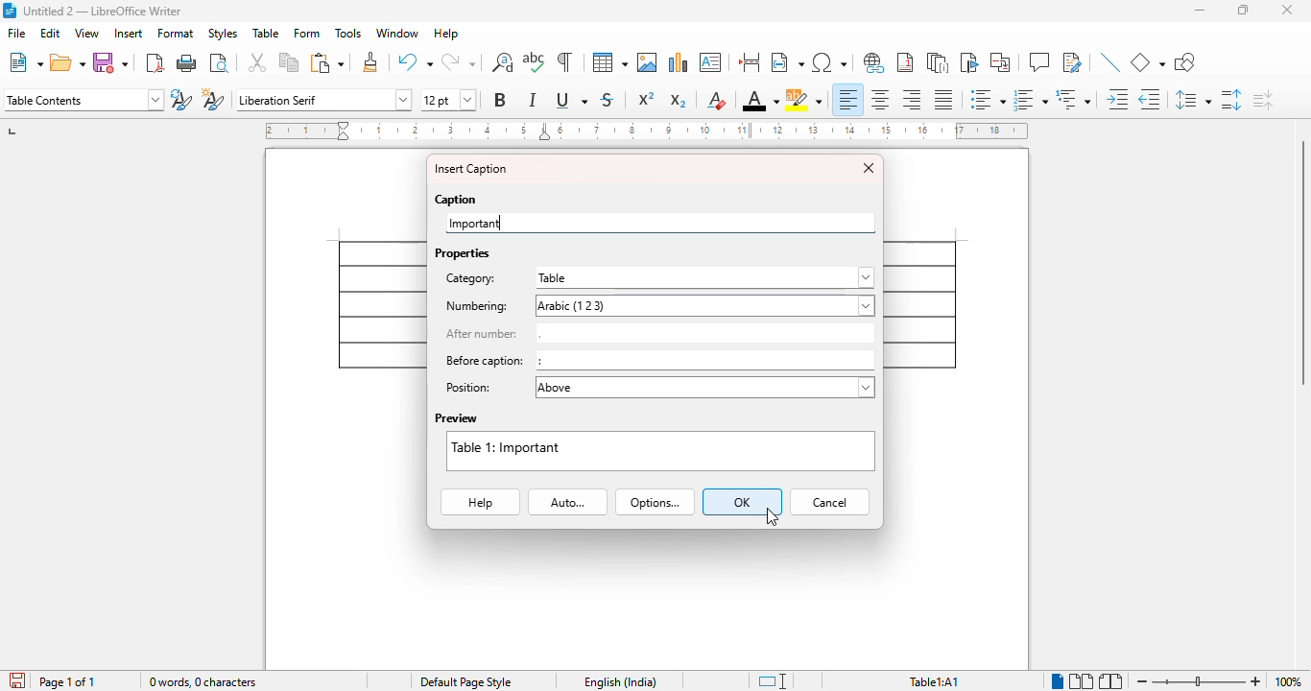 This screenshot has width=1311, height=691. Describe the element at coordinates (934, 682) in the screenshot. I see `table1: A1` at that location.